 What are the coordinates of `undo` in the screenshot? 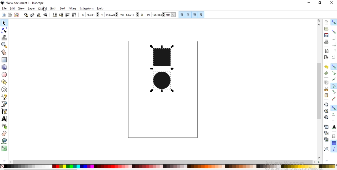 It's located at (326, 67).